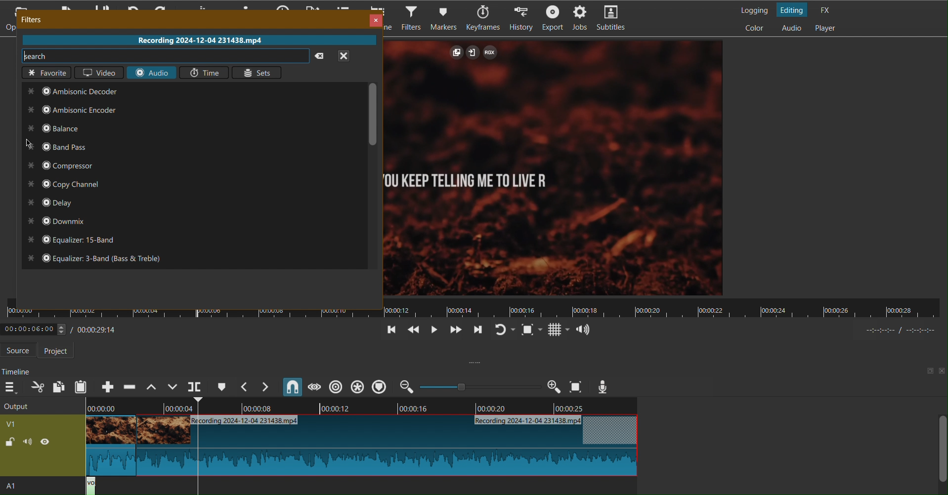 This screenshot has width=948, height=495. Describe the element at coordinates (257, 71) in the screenshot. I see `Sets` at that location.